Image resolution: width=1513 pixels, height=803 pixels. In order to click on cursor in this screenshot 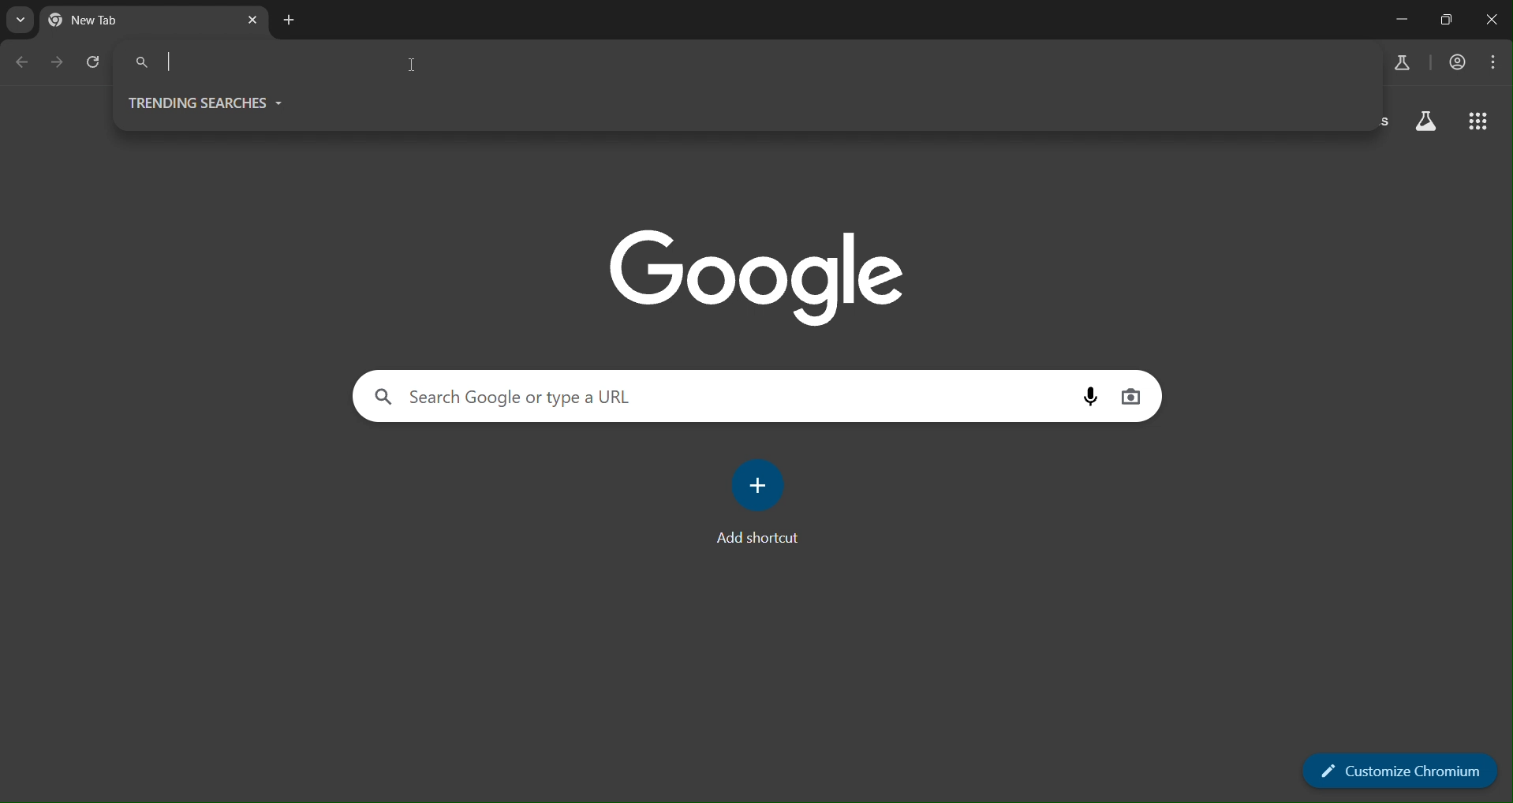, I will do `click(413, 69)`.